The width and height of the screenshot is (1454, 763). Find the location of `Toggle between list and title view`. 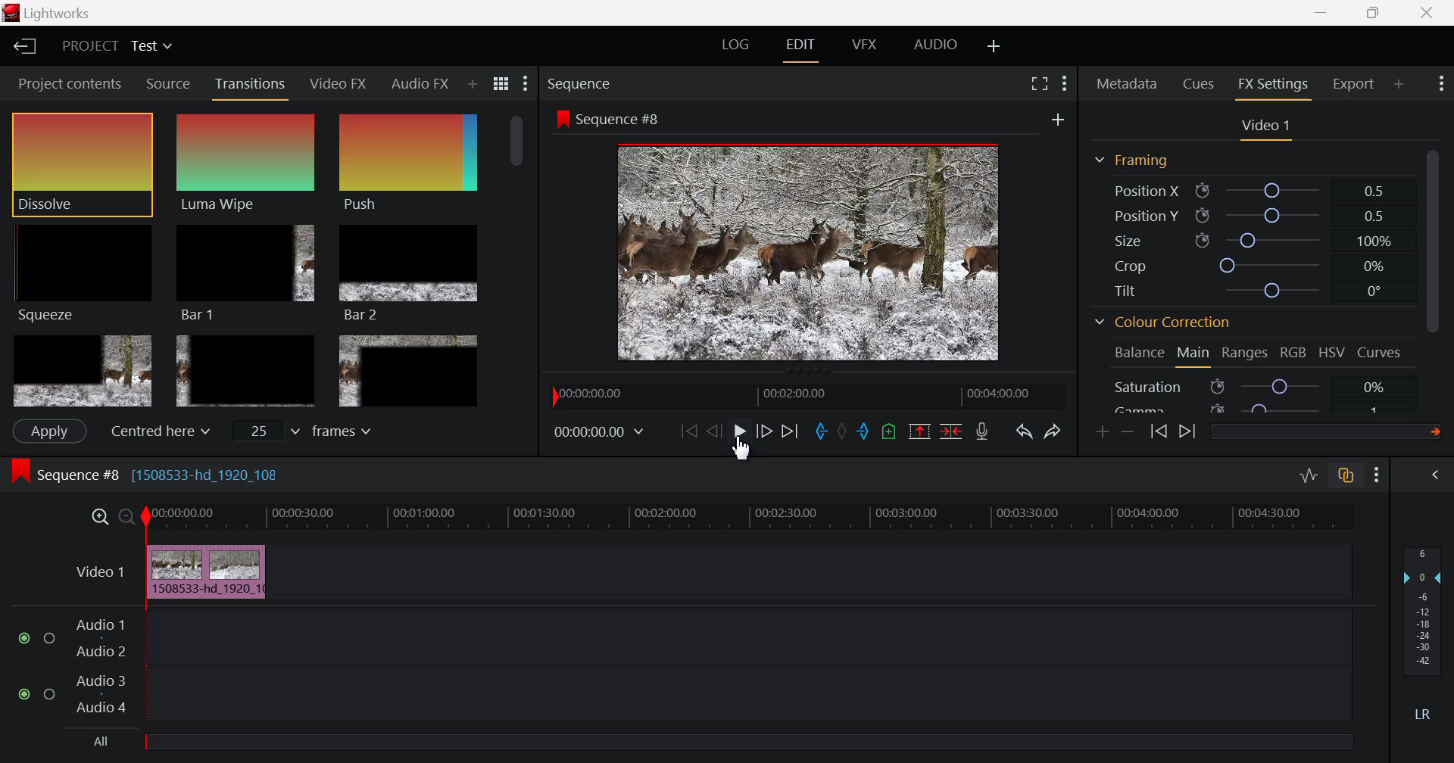

Toggle between list and title view is located at coordinates (503, 84).